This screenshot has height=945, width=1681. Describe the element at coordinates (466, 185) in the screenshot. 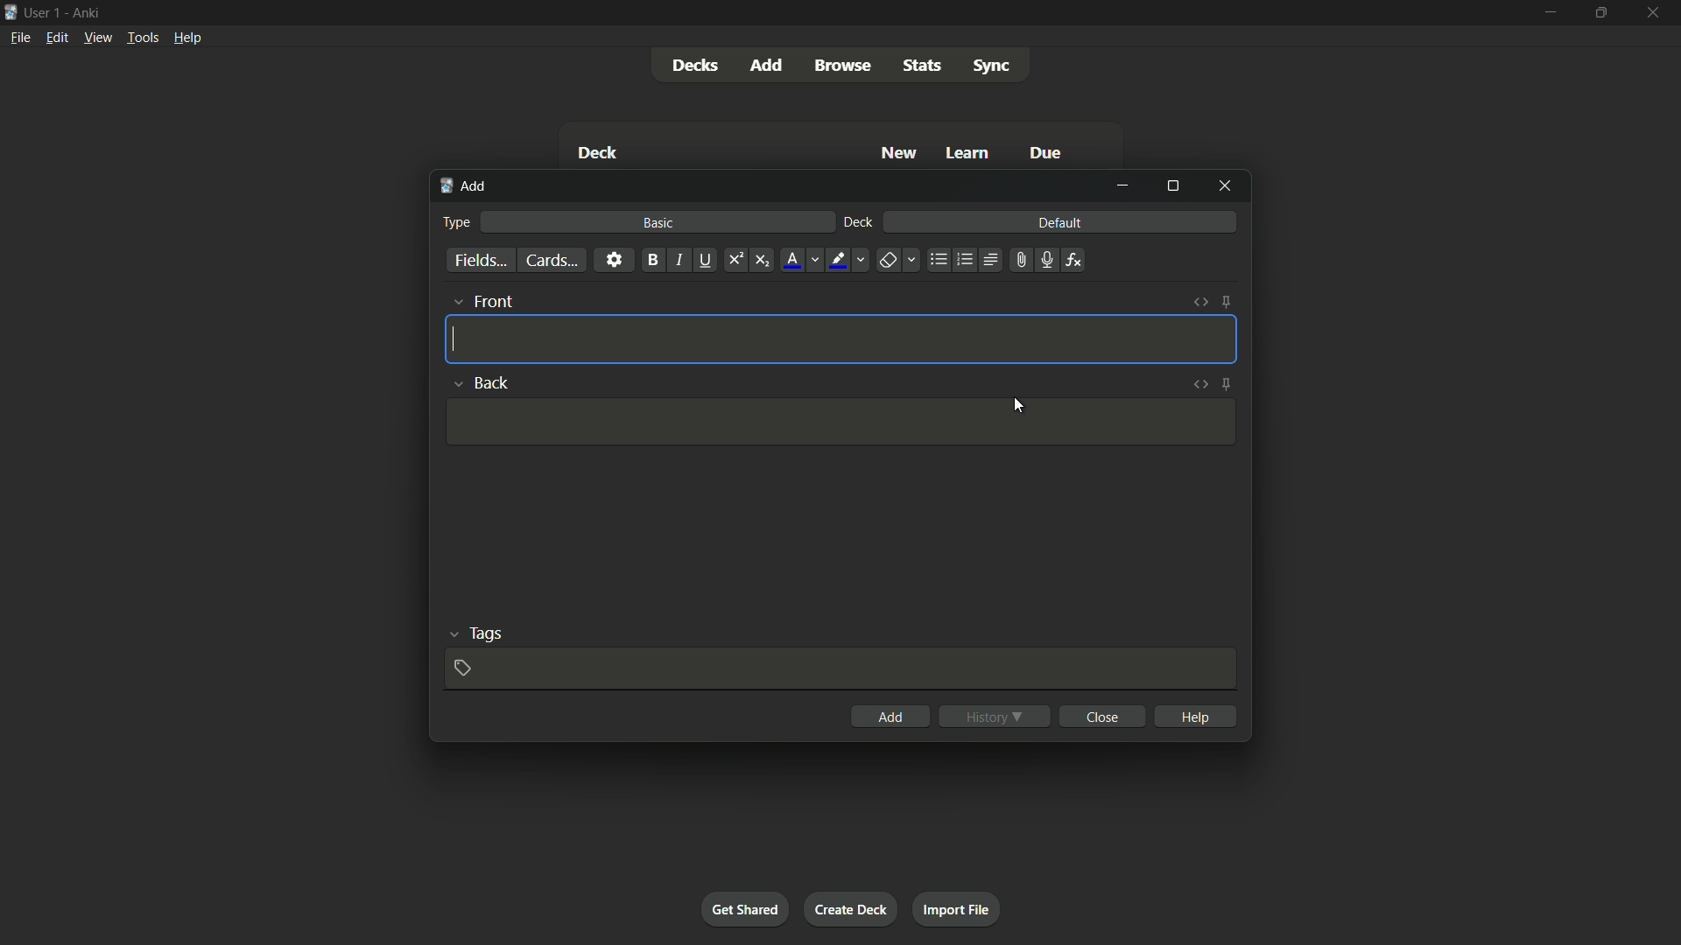

I see `add` at that location.